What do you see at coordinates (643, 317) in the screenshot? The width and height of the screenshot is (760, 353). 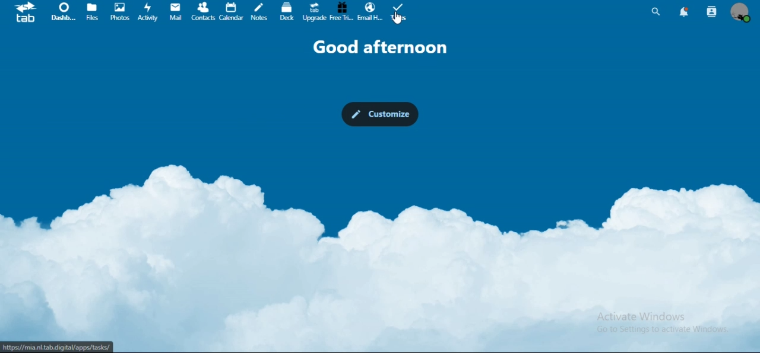 I see `Activate Windows` at bounding box center [643, 317].